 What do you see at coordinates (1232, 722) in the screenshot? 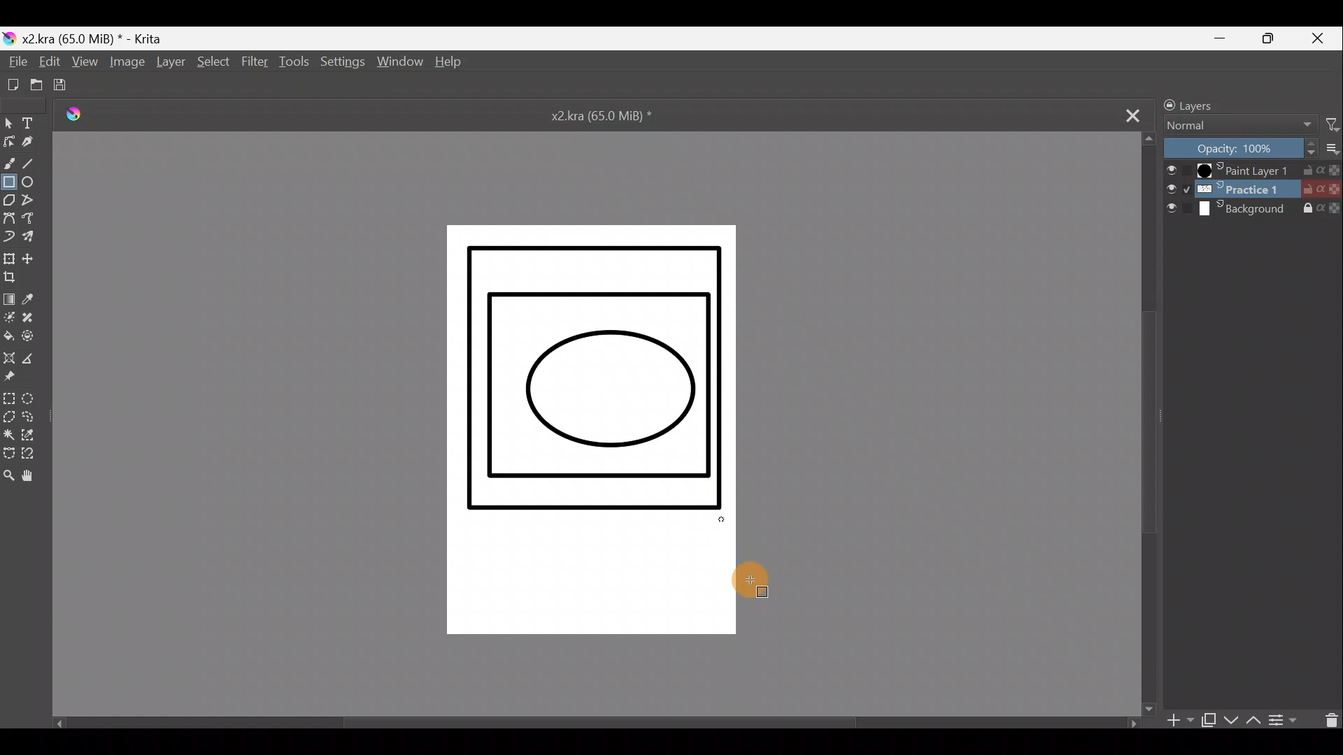
I see `Move layer/mask down` at bounding box center [1232, 722].